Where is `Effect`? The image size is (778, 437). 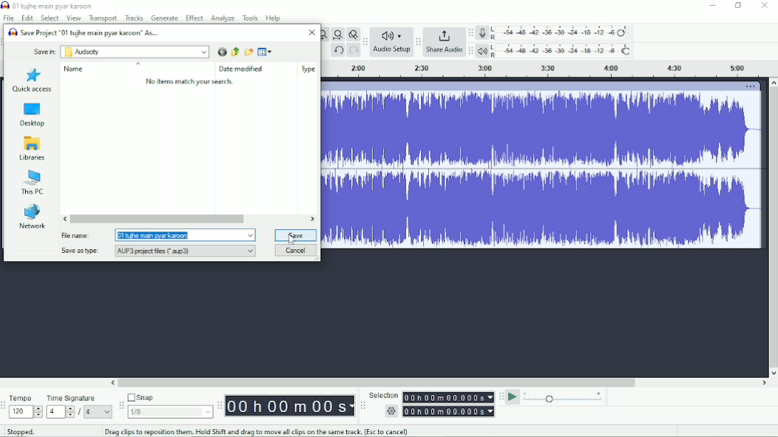 Effect is located at coordinates (194, 18).